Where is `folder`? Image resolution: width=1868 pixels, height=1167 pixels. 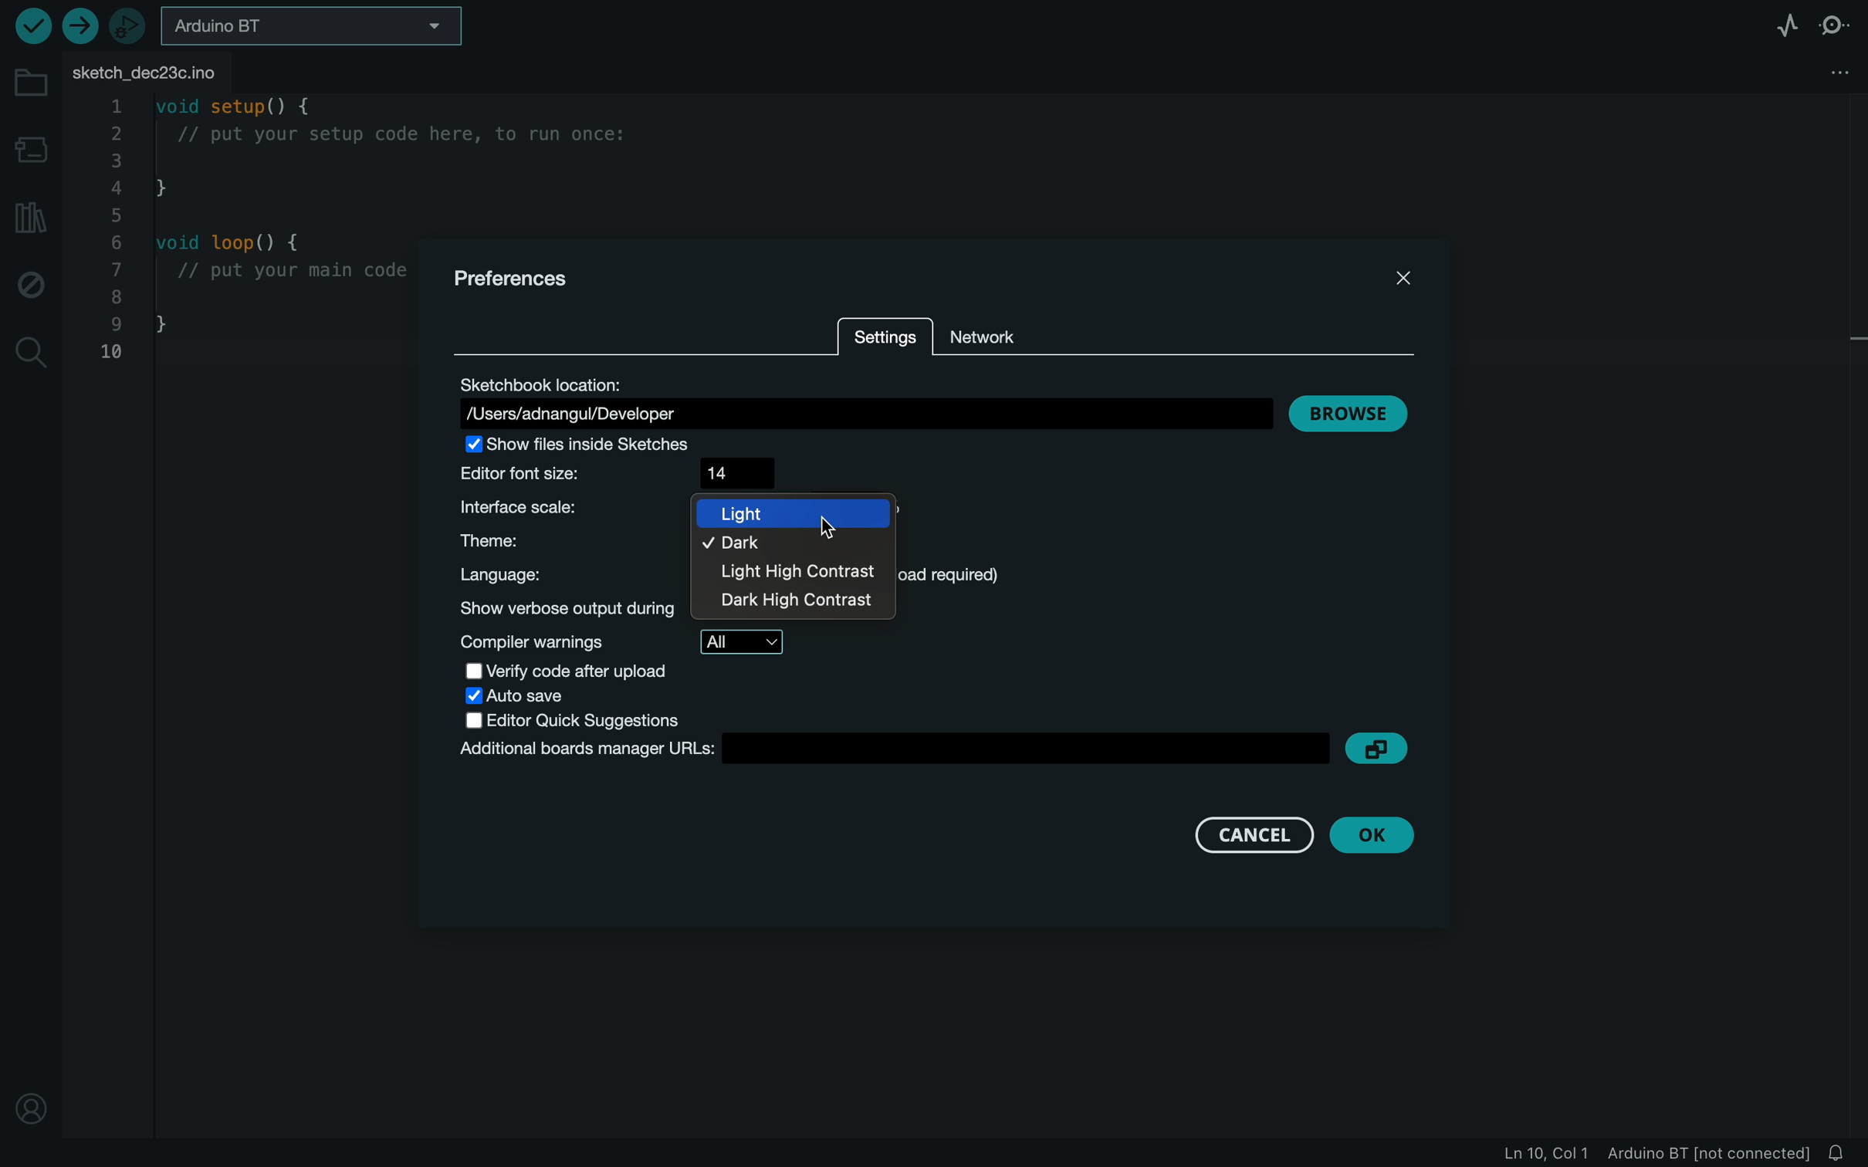 folder is located at coordinates (32, 84).